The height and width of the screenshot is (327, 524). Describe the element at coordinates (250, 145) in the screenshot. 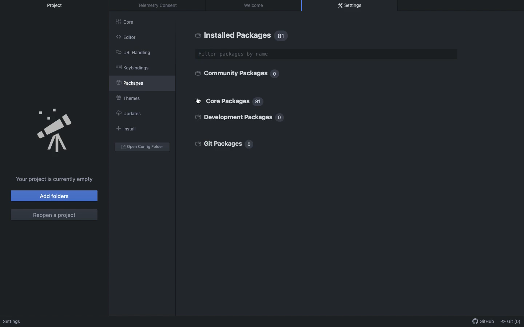

I see `0` at that location.